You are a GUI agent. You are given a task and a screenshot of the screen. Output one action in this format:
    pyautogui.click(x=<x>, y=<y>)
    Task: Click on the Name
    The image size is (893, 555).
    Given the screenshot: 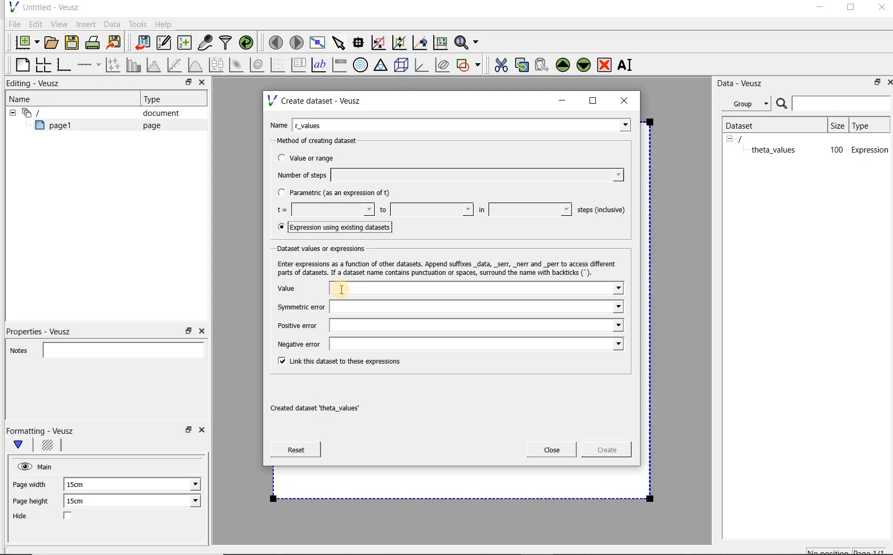 What is the action you would take?
    pyautogui.click(x=23, y=98)
    